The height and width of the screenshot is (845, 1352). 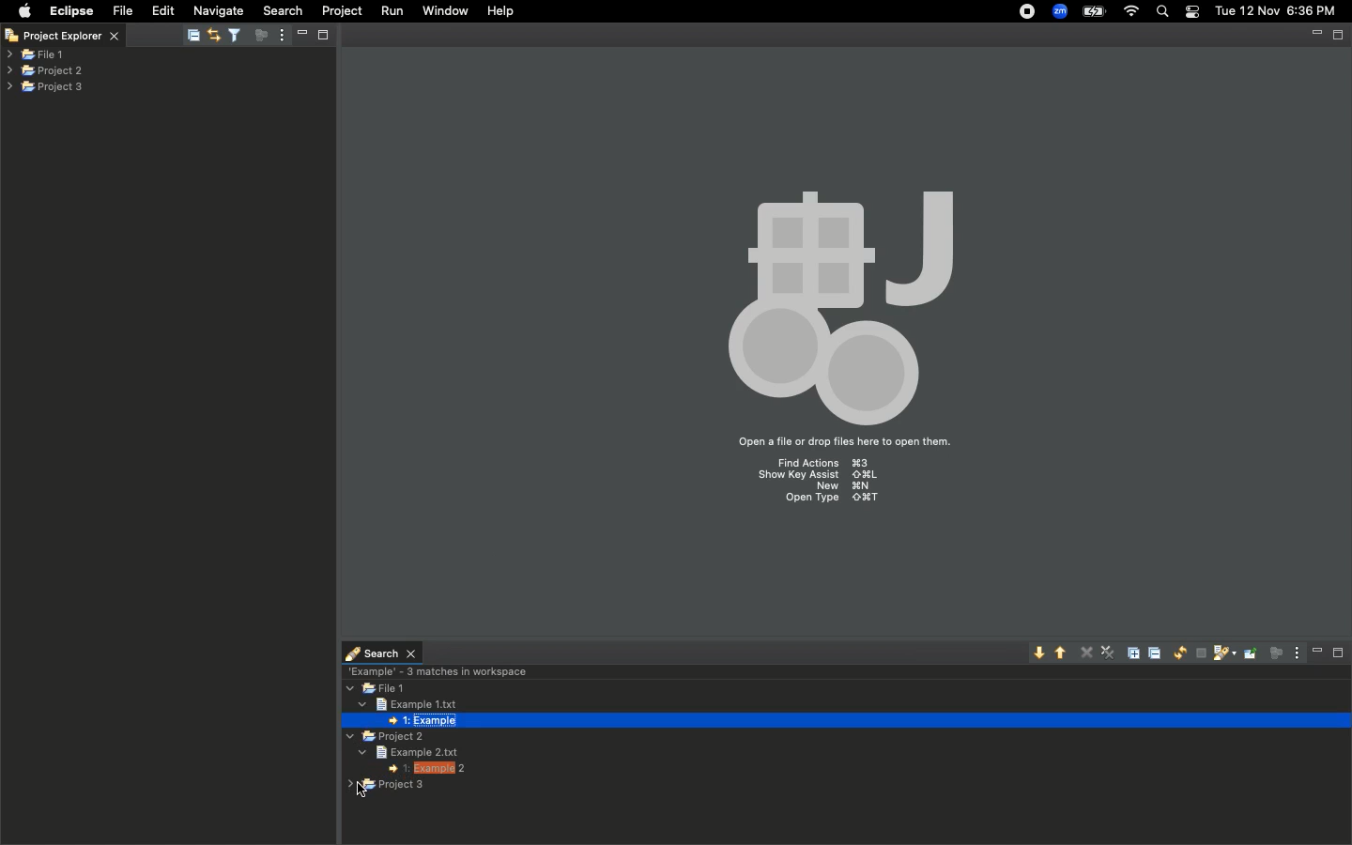 I want to click on Search, so click(x=281, y=10).